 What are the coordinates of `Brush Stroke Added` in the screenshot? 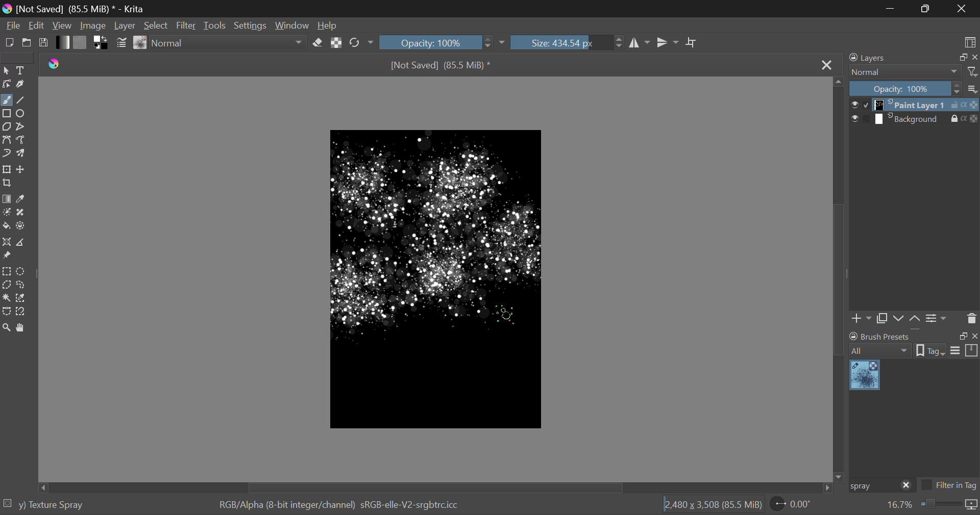 It's located at (367, 286).